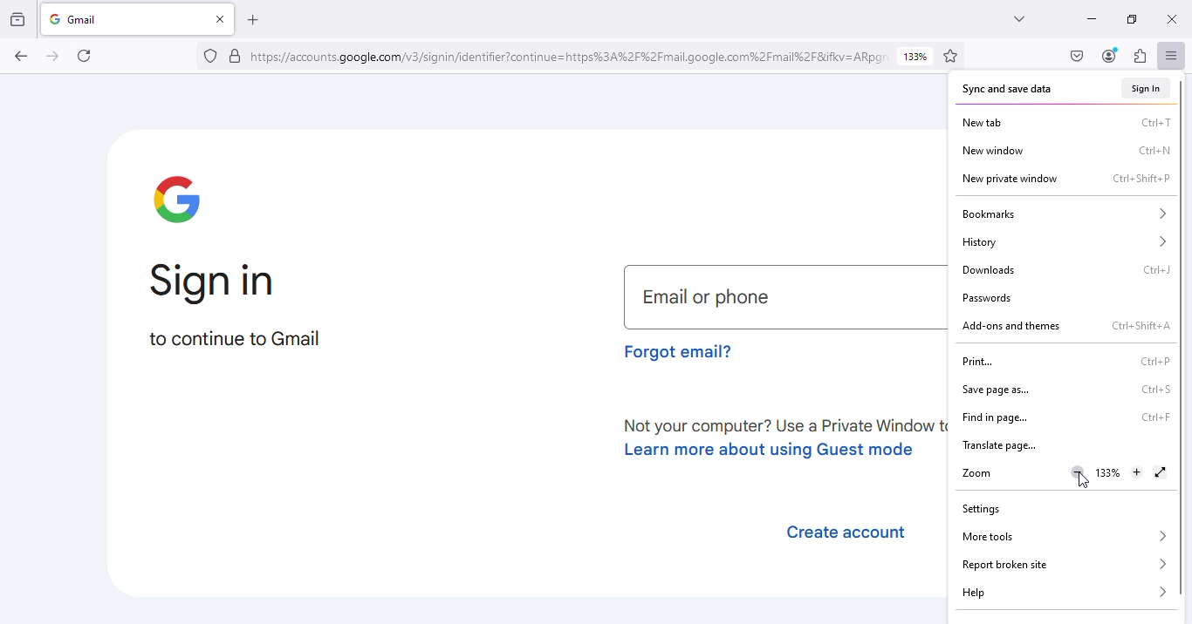  I want to click on bookmark this page, so click(951, 56).